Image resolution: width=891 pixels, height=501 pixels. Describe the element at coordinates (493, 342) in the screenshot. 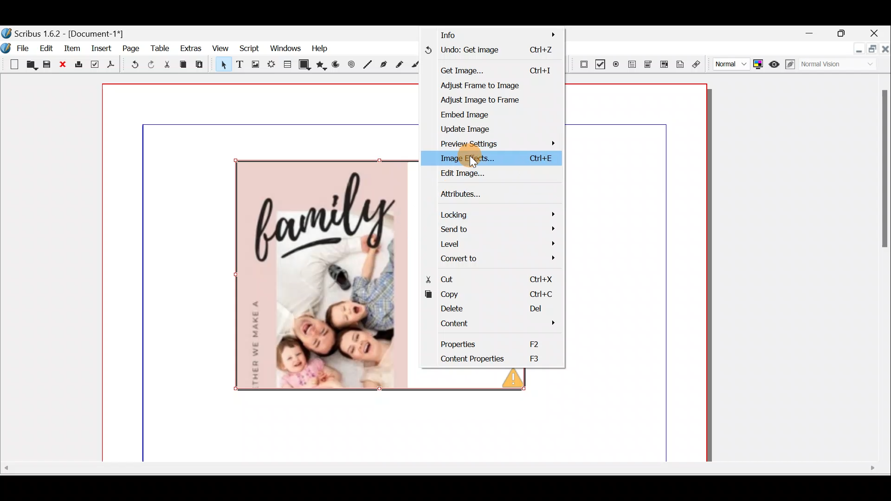

I see `Properties` at that location.